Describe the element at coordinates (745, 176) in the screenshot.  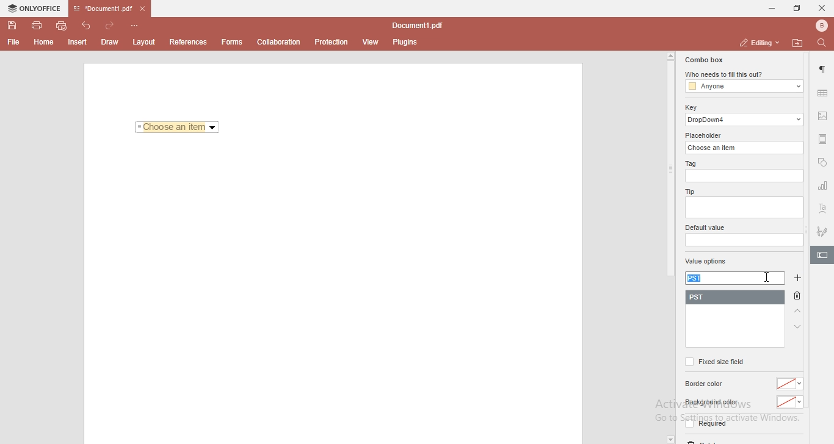
I see `empty box` at that location.